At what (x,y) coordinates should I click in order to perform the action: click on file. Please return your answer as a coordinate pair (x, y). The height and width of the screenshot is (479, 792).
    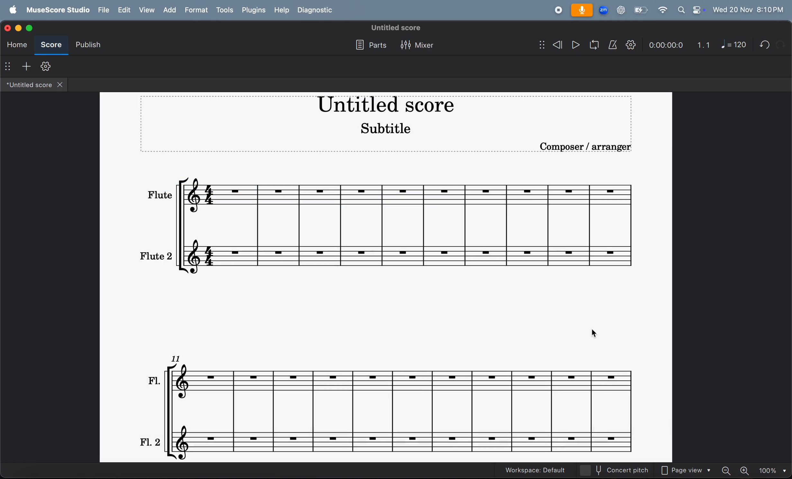
    Looking at the image, I should click on (103, 10).